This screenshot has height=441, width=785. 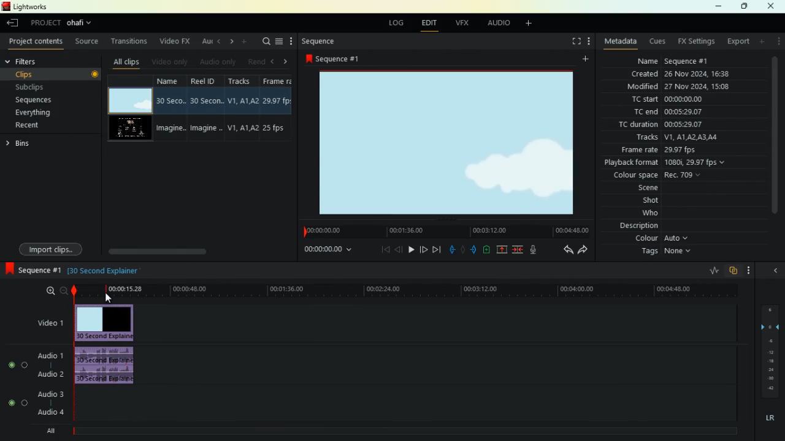 I want to click on end, so click(x=438, y=249).